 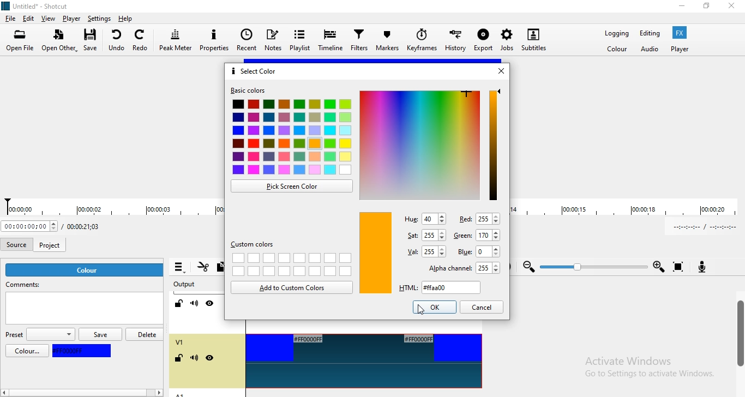 I want to click on Logging, so click(x=614, y=33).